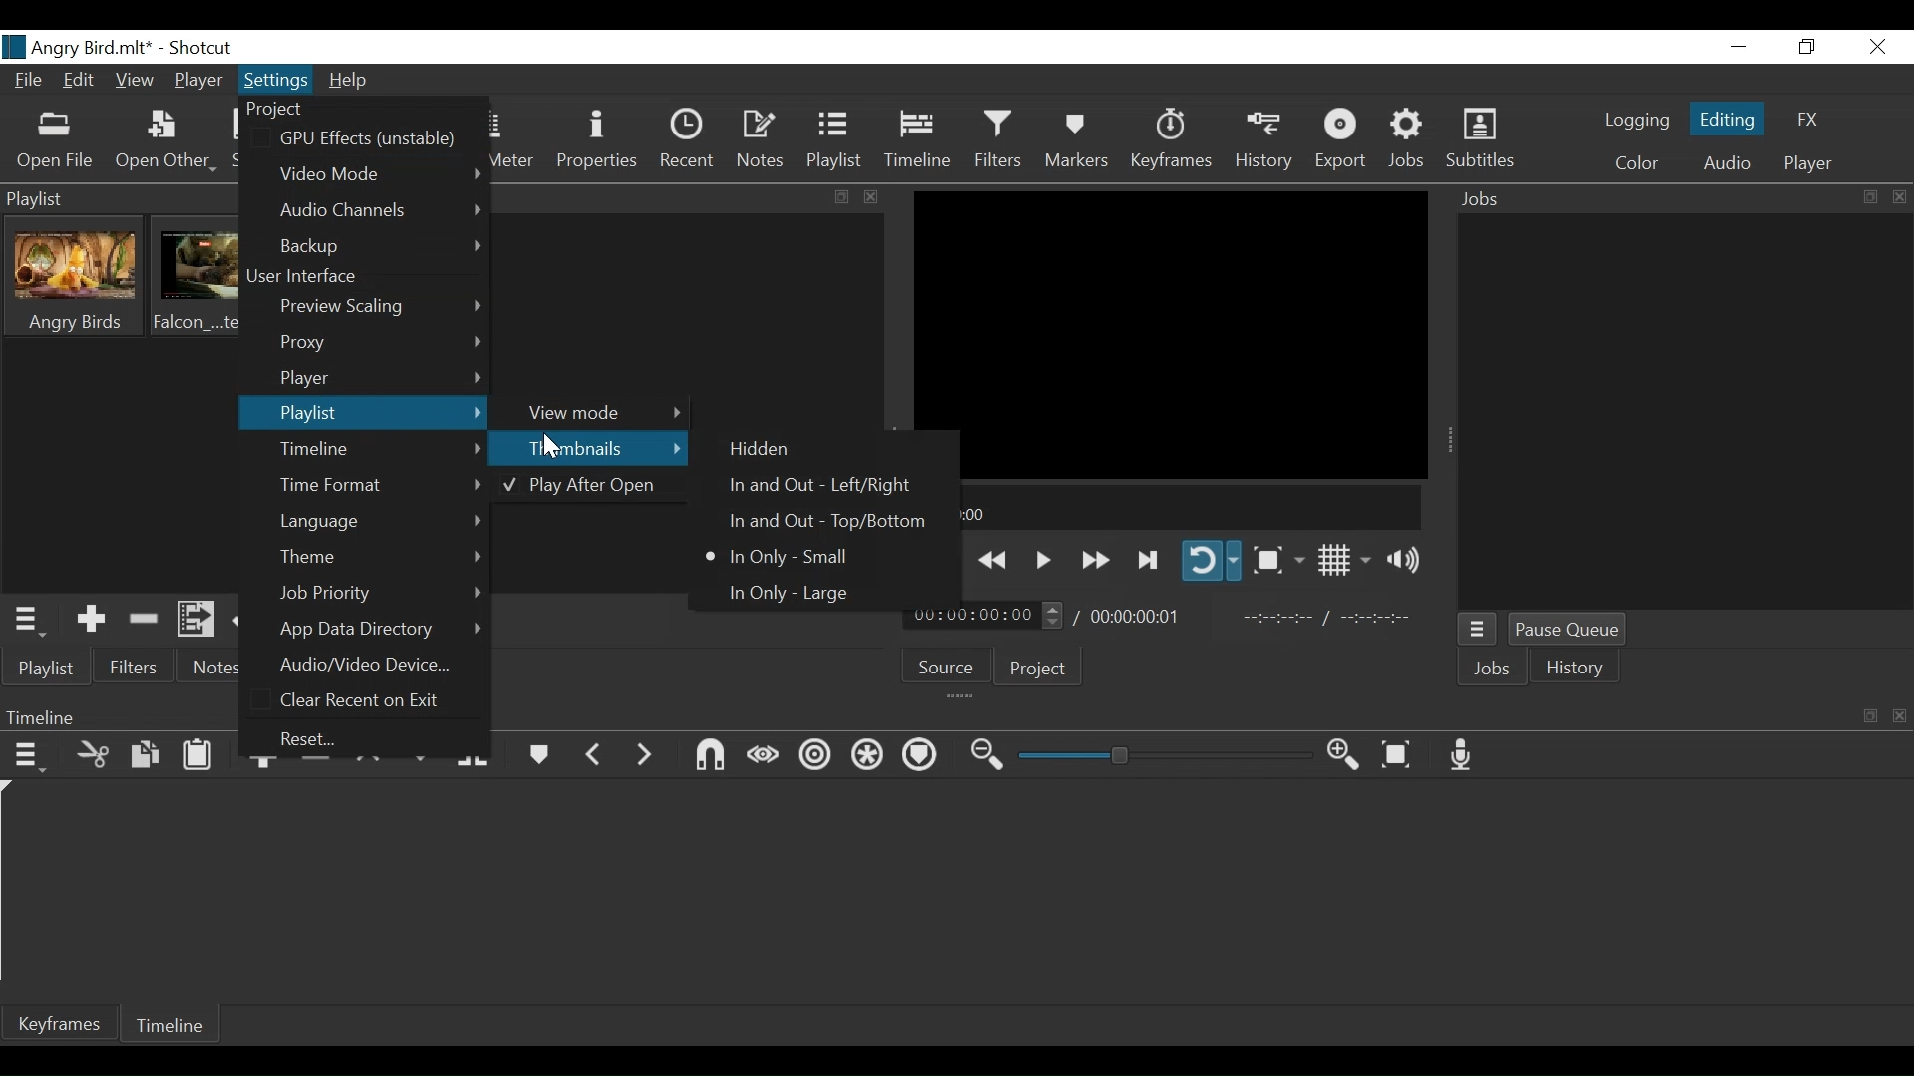  I want to click on In Only -Large, so click(789, 592).